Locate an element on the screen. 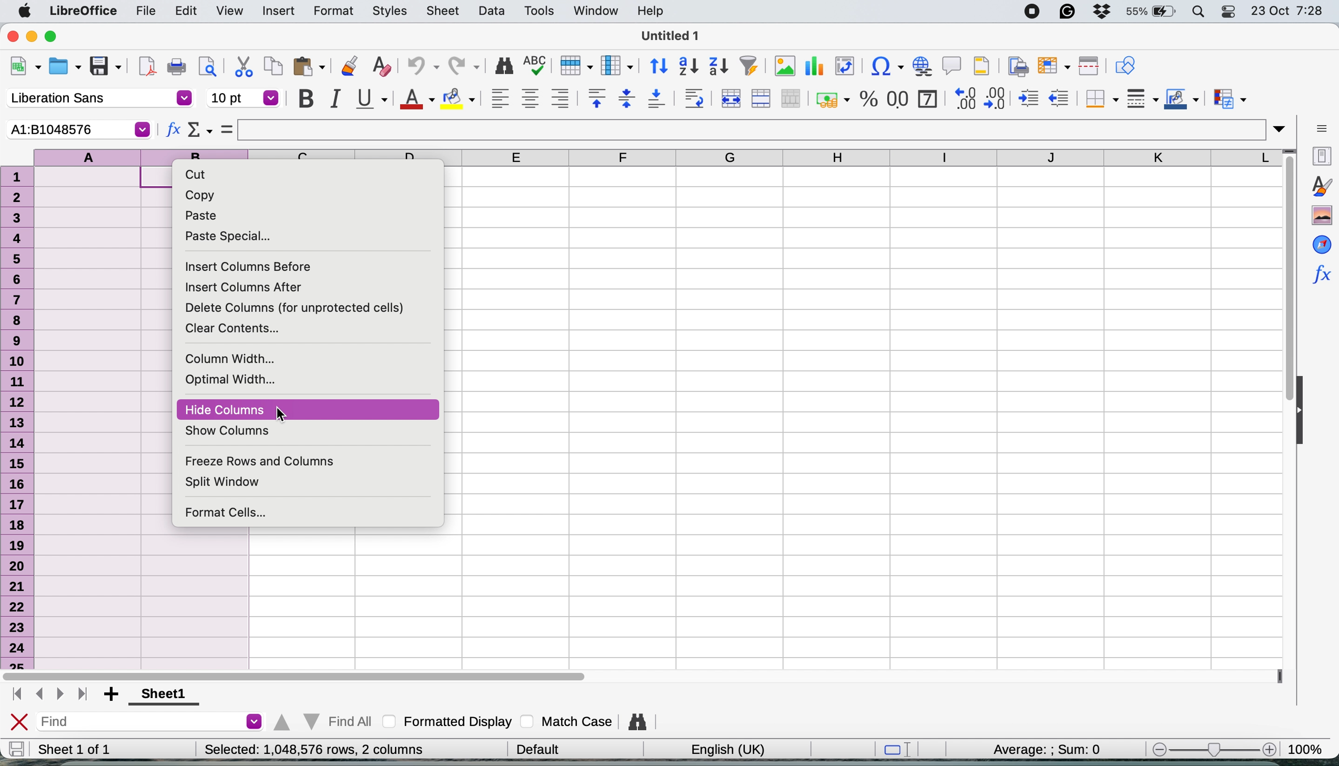 The width and height of the screenshot is (1339, 766). zoom factor is located at coordinates (1310, 746).